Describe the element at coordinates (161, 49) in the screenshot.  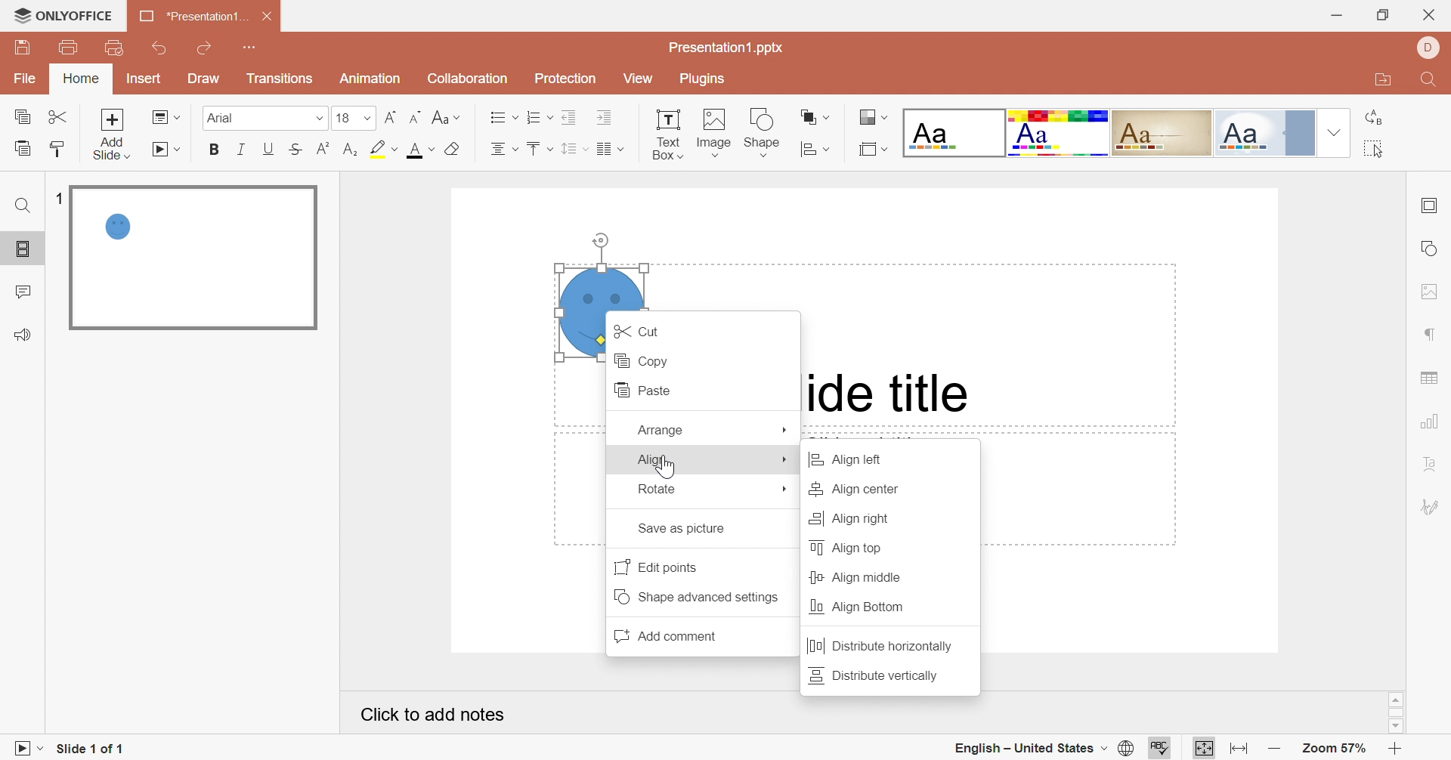
I see `Undo` at that location.